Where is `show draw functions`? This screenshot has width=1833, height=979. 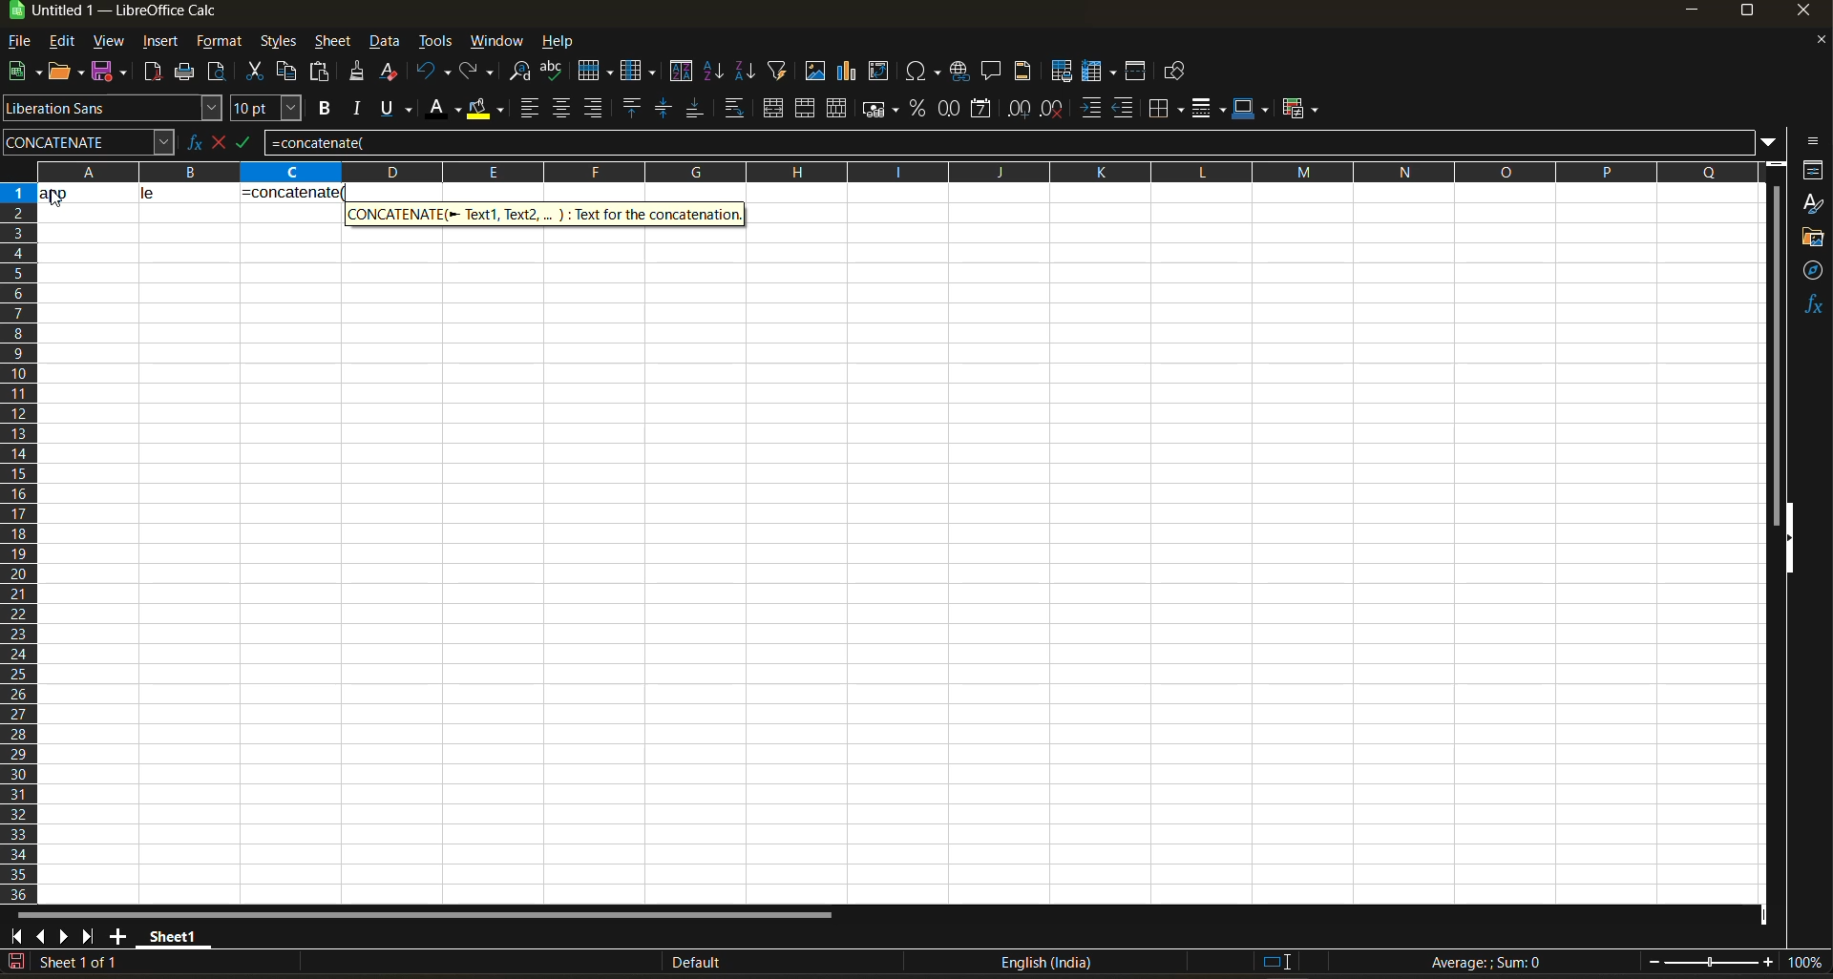 show draw functions is located at coordinates (1171, 74).